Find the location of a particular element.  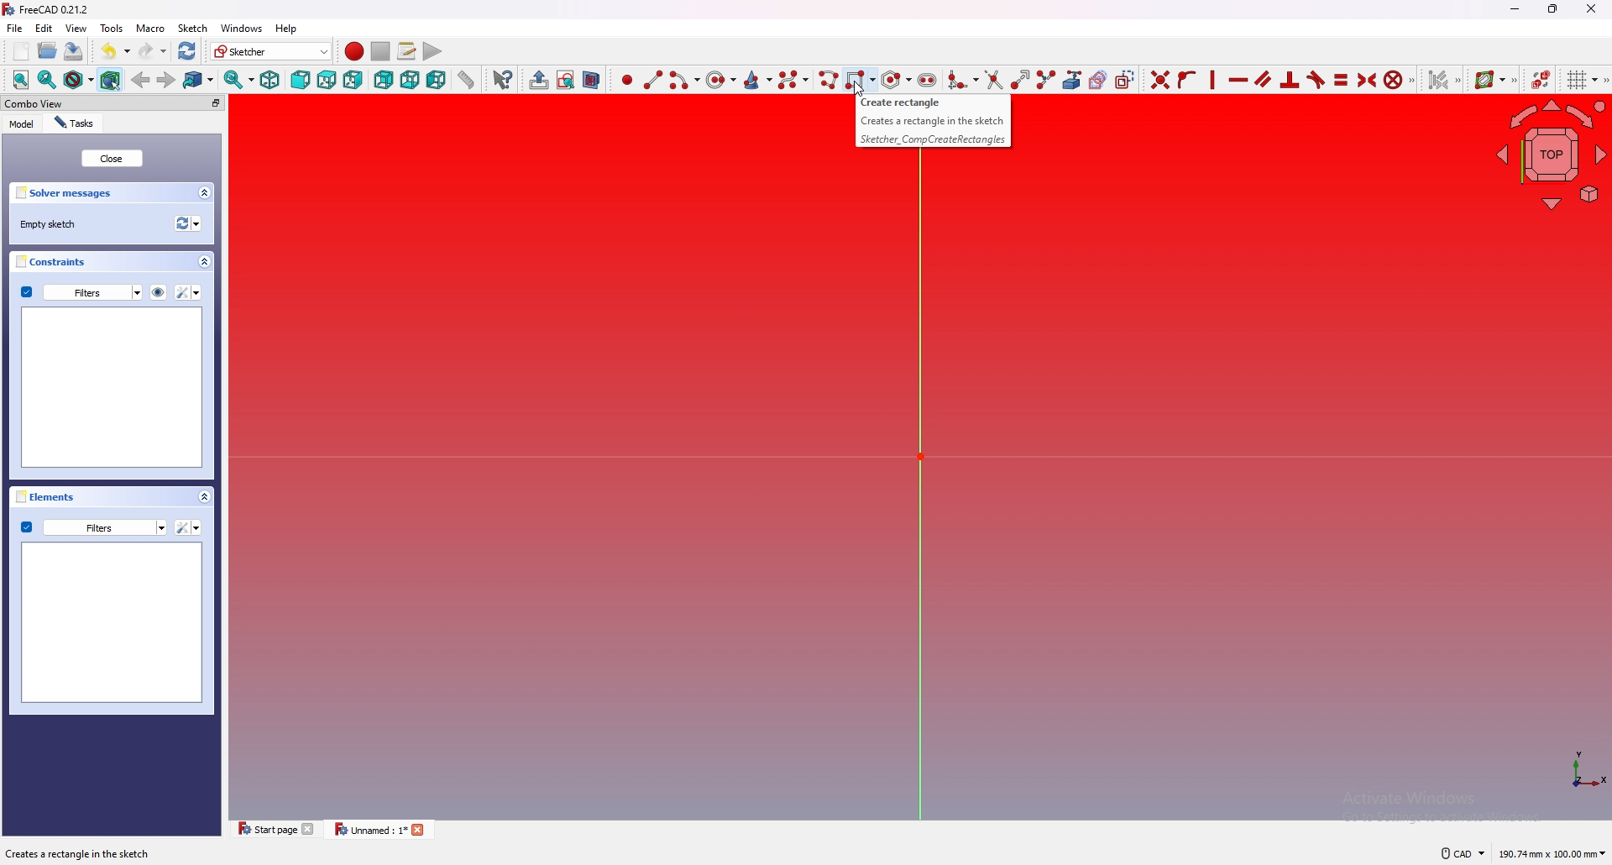

constraint perpendicular is located at coordinates (1290, 79).